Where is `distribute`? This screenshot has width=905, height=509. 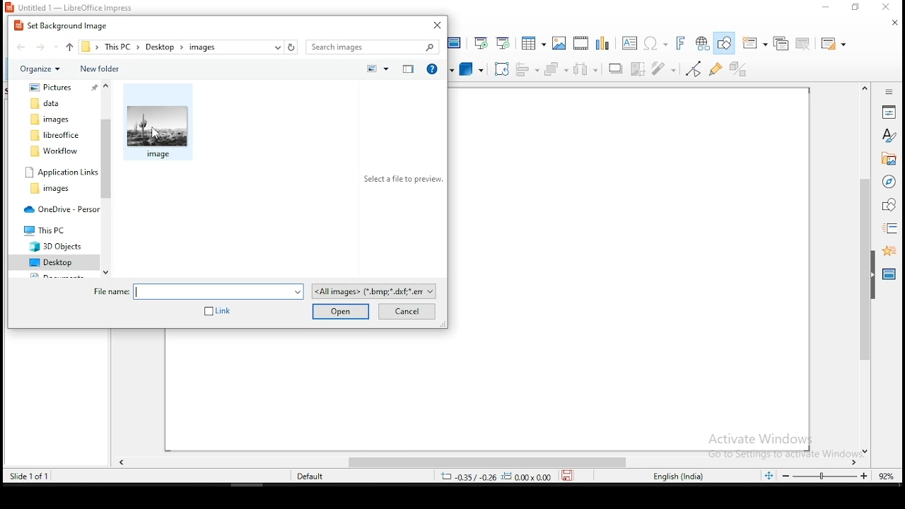
distribute is located at coordinates (586, 70).